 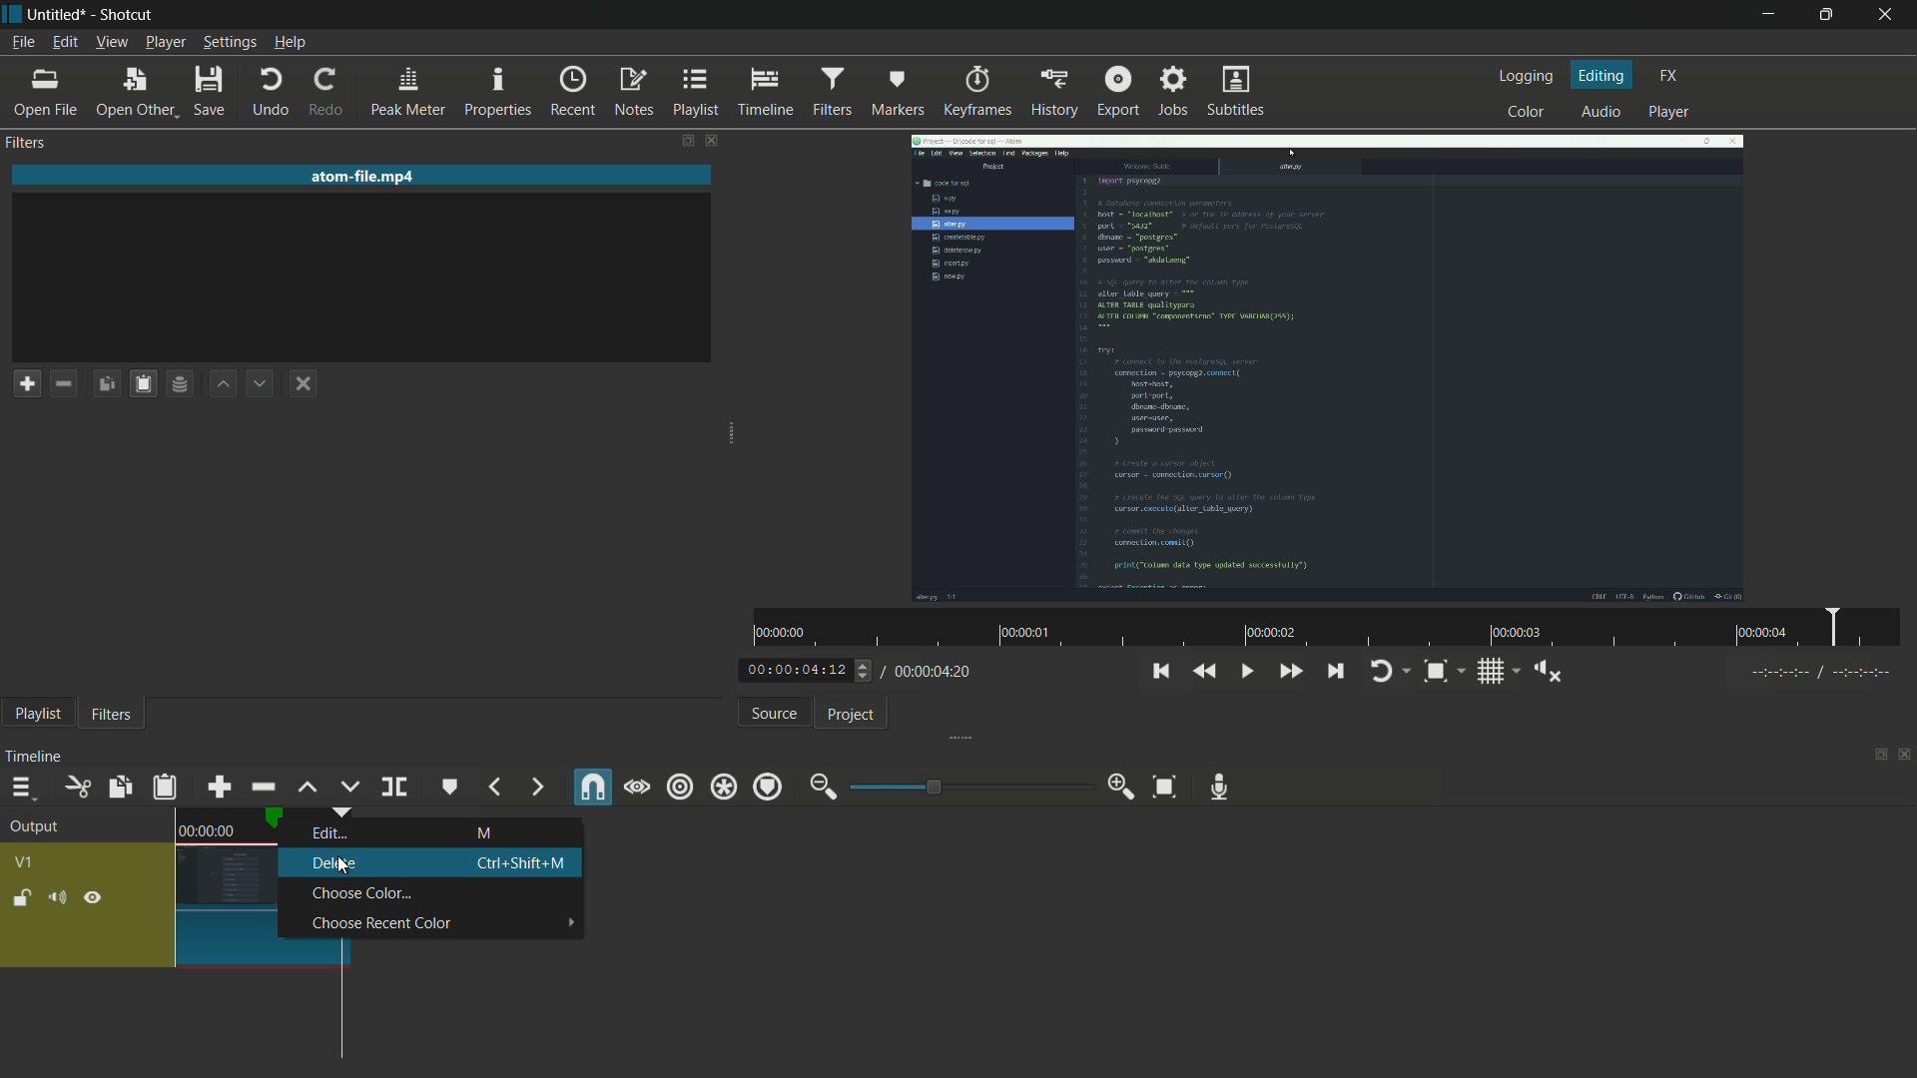 What do you see at coordinates (106, 385) in the screenshot?
I see `copy checked filters` at bounding box center [106, 385].